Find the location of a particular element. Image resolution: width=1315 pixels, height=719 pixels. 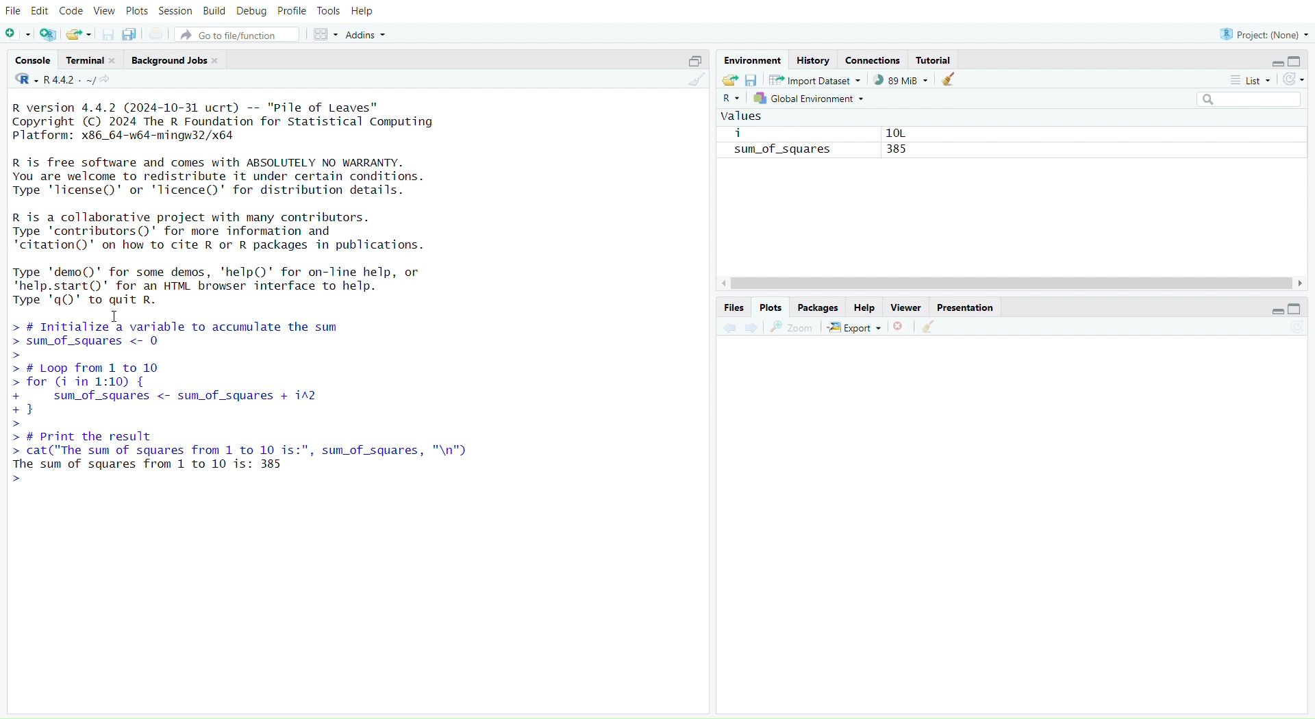

clear console is located at coordinates (692, 80).